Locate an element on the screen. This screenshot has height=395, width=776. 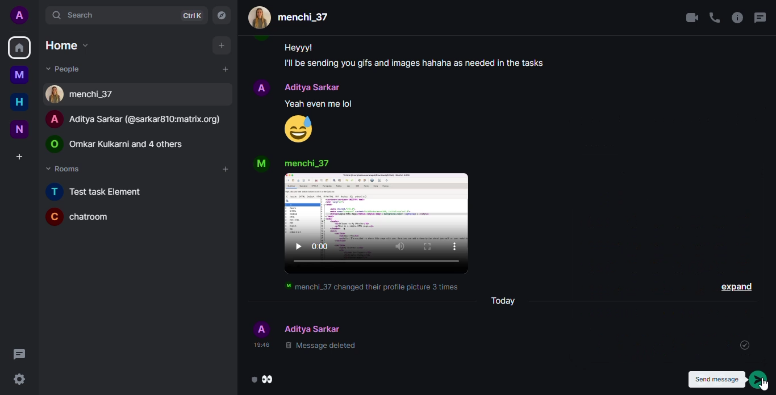
Test task element is located at coordinates (102, 191).